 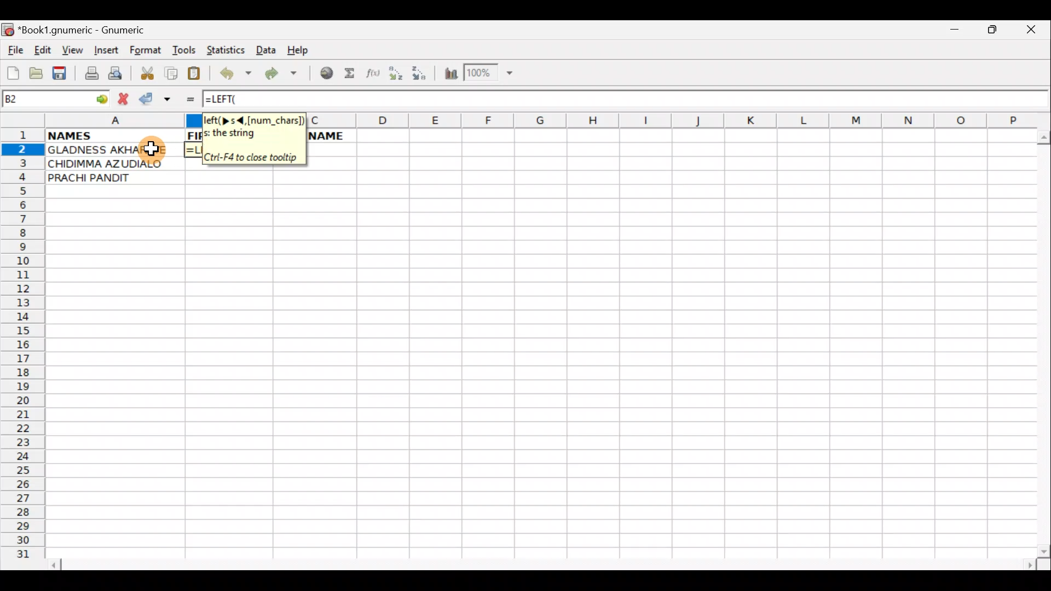 I want to click on Enter formula, so click(x=185, y=99).